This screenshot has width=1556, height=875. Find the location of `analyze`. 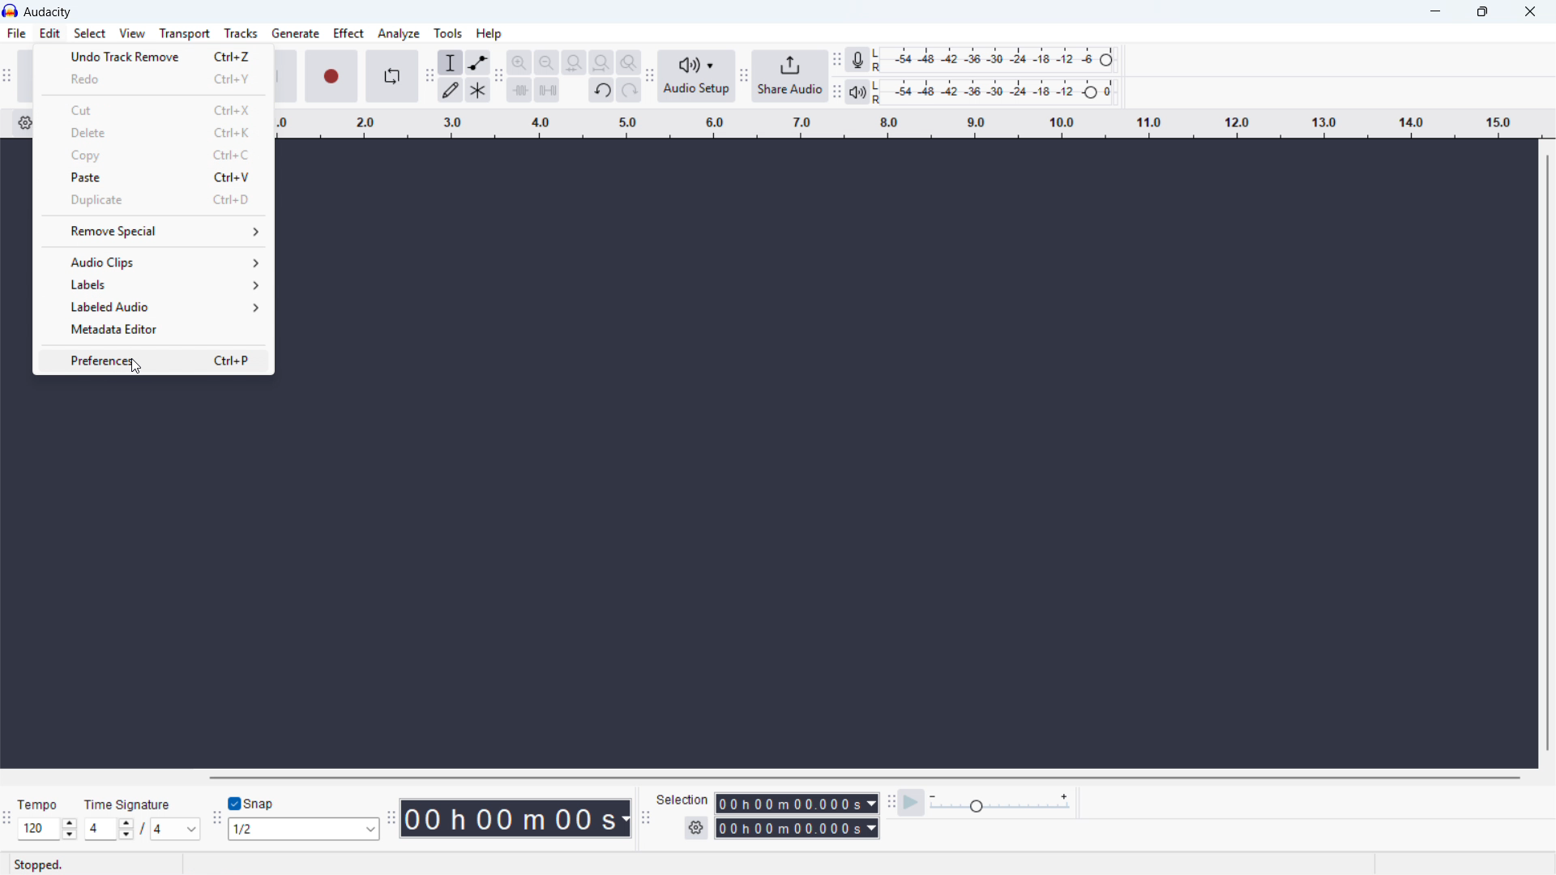

analyze is located at coordinates (400, 33).